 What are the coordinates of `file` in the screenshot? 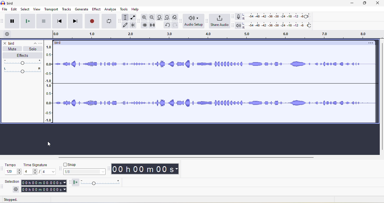 It's located at (4, 9).